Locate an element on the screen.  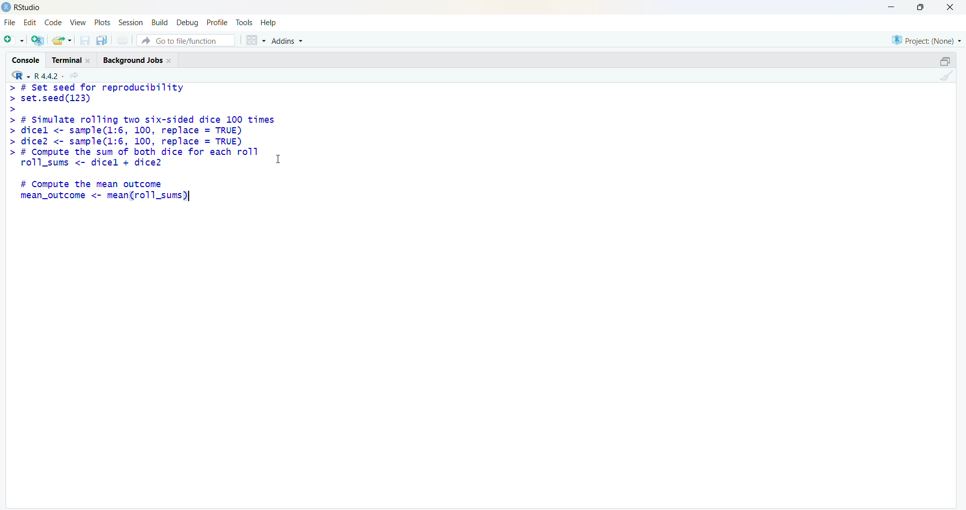
logo is located at coordinates (6, 7).